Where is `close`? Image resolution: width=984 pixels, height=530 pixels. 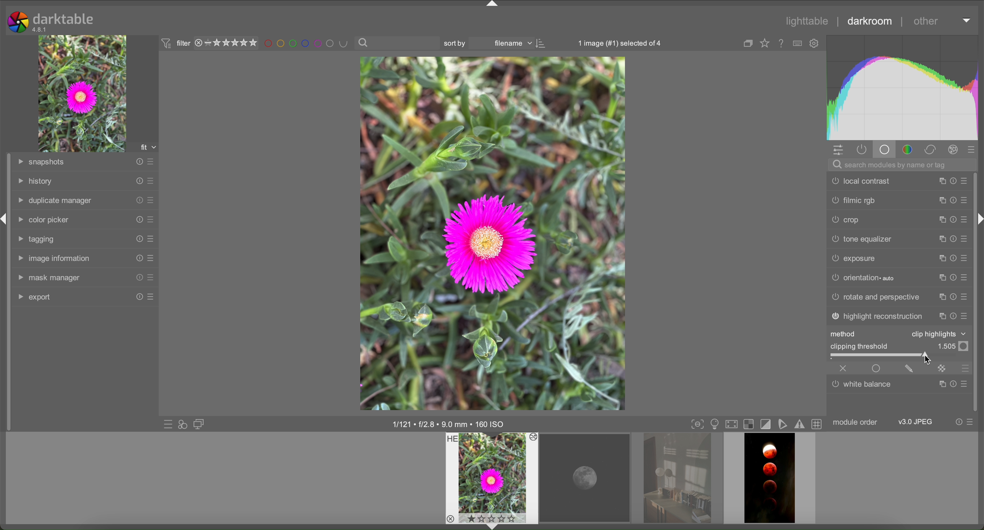
close is located at coordinates (843, 369).